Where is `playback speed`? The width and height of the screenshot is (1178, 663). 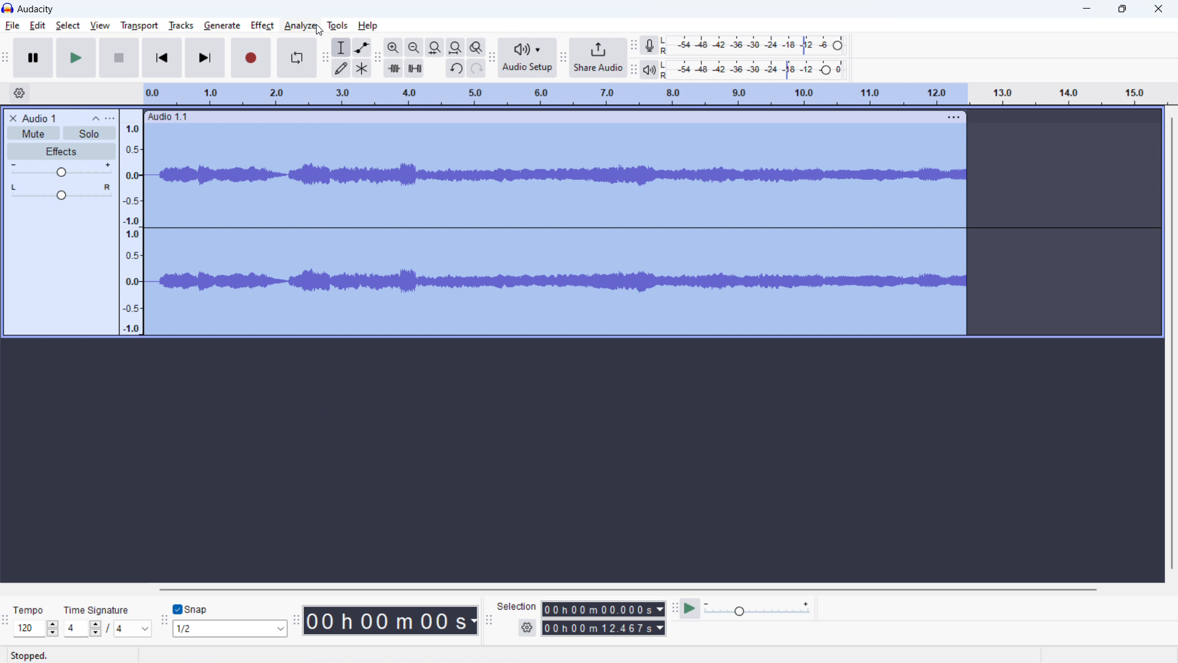
playback speed is located at coordinates (758, 610).